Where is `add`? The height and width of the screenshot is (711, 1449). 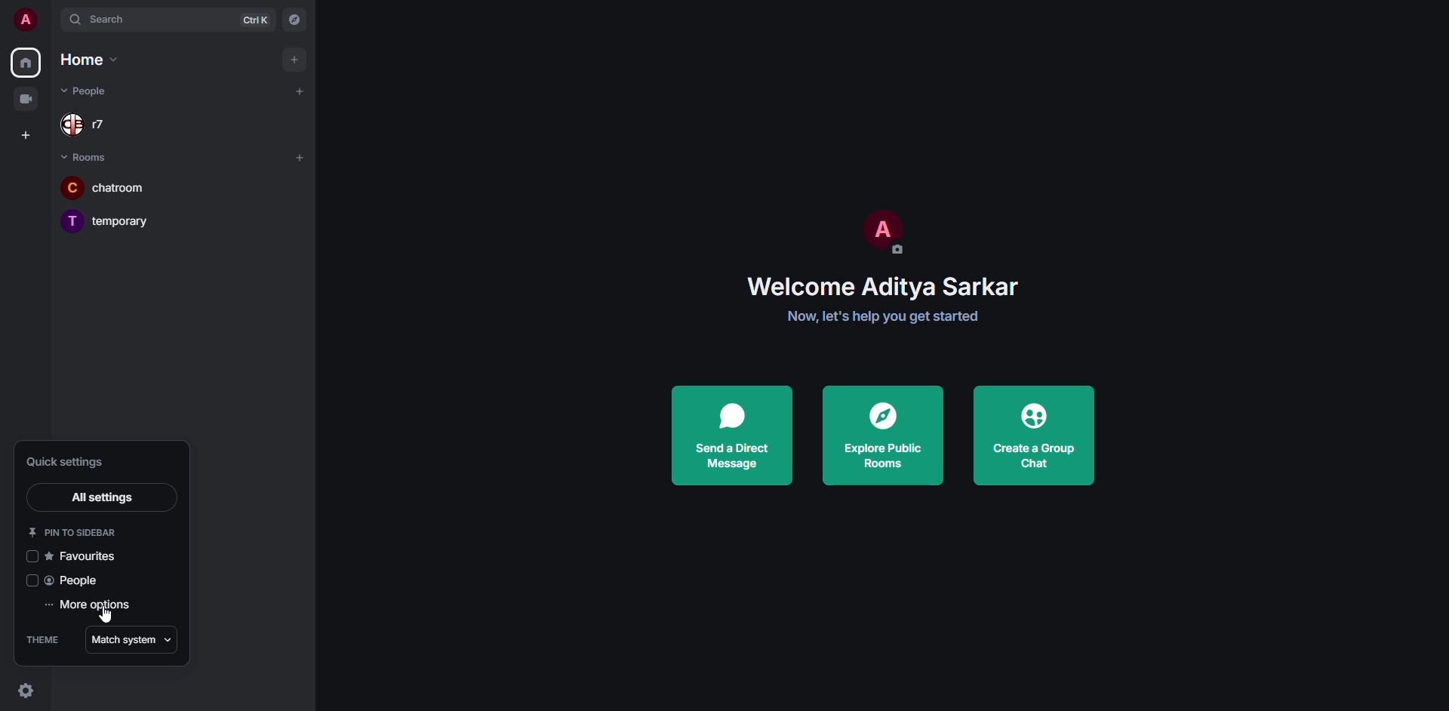 add is located at coordinates (295, 60).